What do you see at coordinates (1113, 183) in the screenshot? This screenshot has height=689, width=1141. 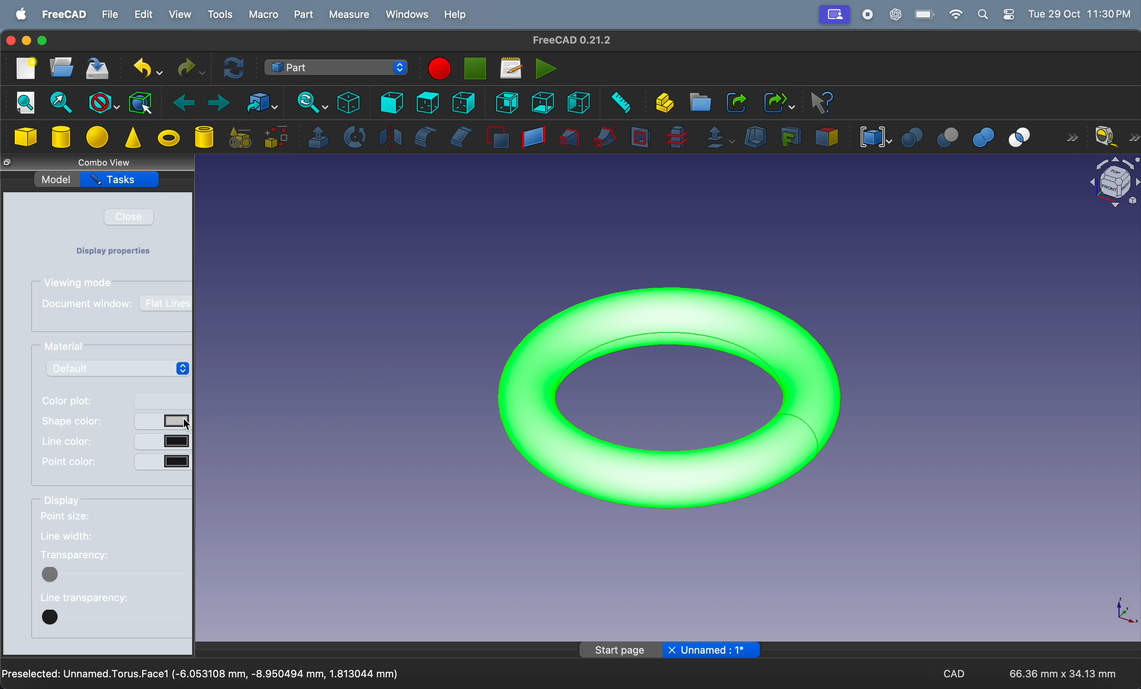 I see `object view` at bounding box center [1113, 183].